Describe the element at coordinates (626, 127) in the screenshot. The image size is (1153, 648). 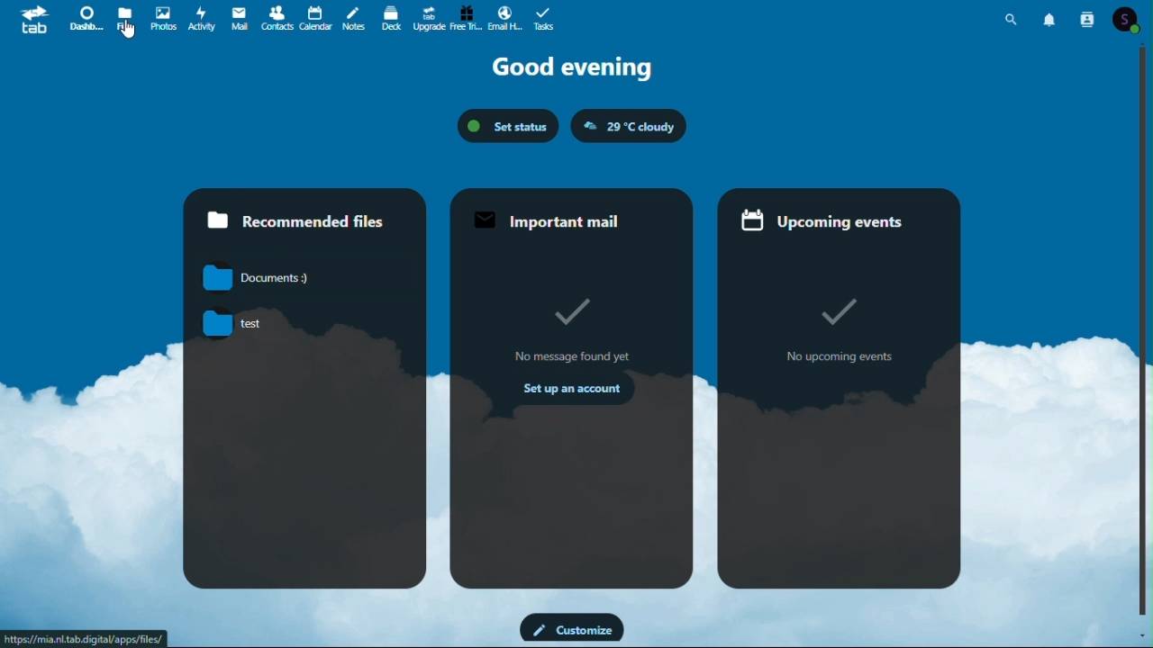
I see `weather` at that location.